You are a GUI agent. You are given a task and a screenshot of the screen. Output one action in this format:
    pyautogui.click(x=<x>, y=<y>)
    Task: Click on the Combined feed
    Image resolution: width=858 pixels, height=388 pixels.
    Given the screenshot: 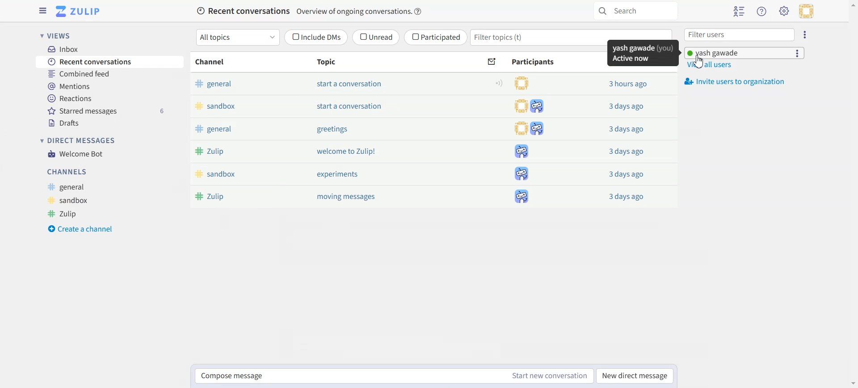 What is the action you would take?
    pyautogui.click(x=75, y=74)
    